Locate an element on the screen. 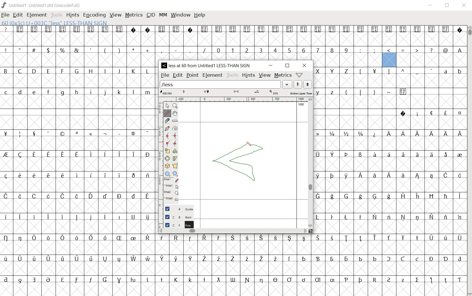 This screenshot has height=296, width=472. cut splines in two is located at coordinates (167, 120).